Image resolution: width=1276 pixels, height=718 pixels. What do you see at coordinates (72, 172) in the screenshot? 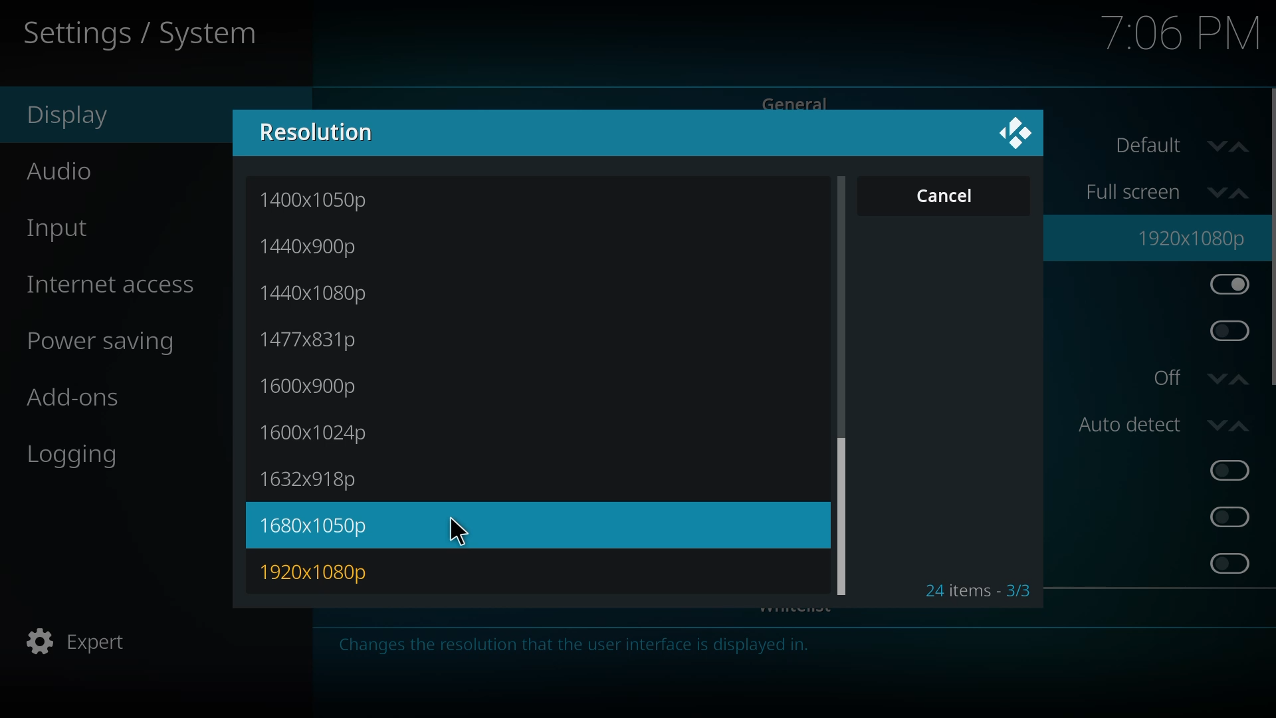
I see `audio` at bounding box center [72, 172].